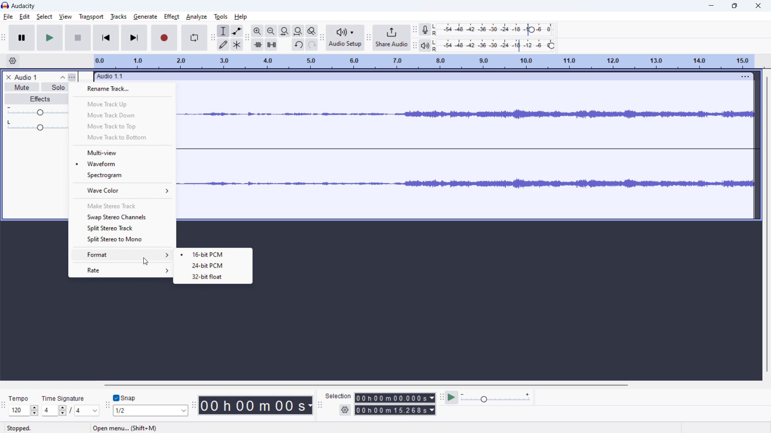  Describe the element at coordinates (271, 30) in the screenshot. I see `zoom out` at that location.